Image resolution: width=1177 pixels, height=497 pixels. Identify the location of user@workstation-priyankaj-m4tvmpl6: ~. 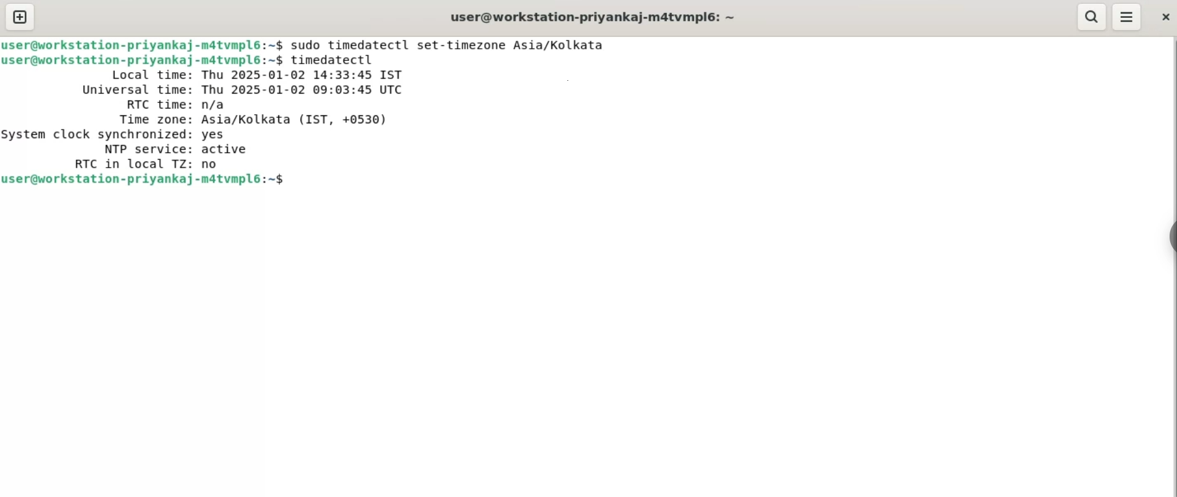
(593, 17).